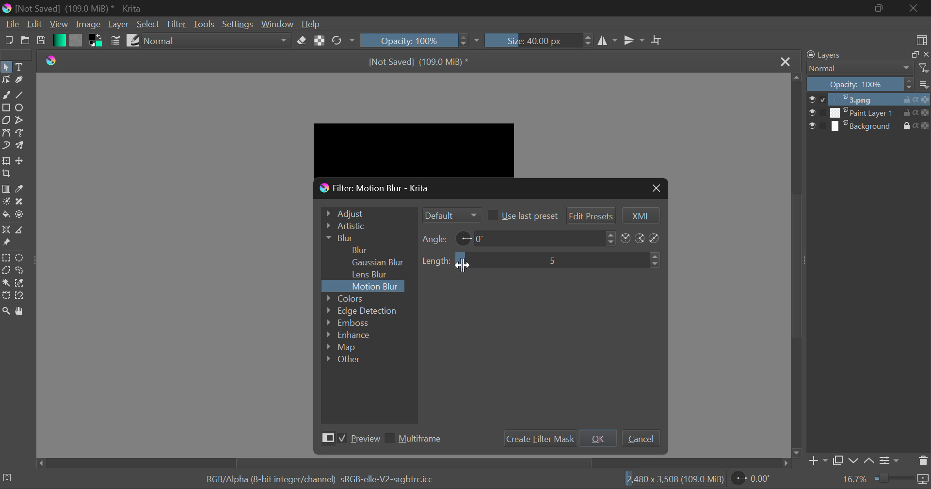 This screenshot has height=489, width=931. Describe the element at coordinates (753, 480) in the screenshot. I see `0.00` at that location.